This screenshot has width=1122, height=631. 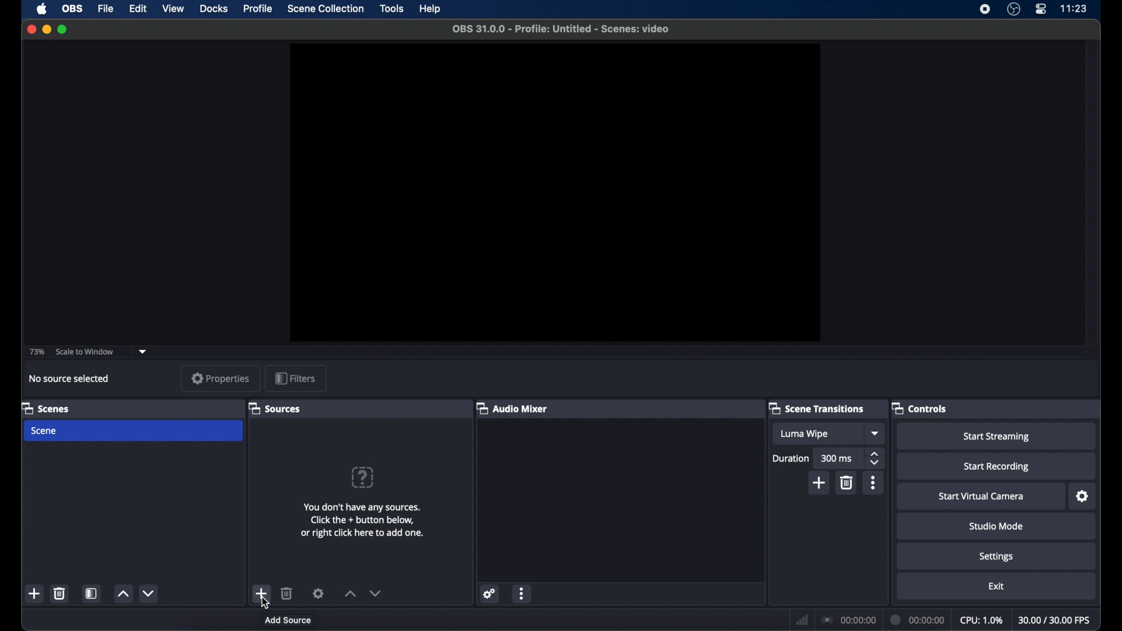 What do you see at coordinates (221, 377) in the screenshot?
I see `properties` at bounding box center [221, 377].